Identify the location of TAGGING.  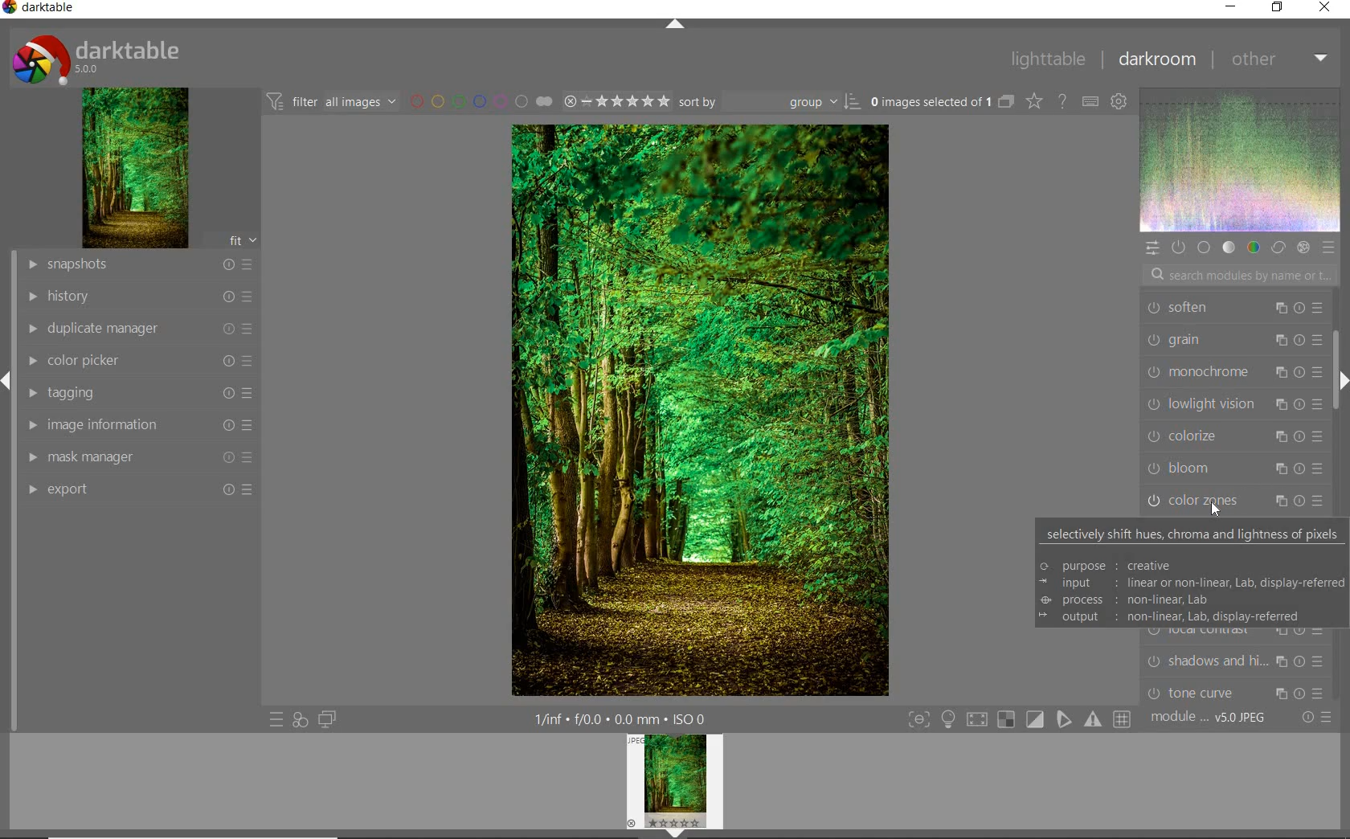
(138, 394).